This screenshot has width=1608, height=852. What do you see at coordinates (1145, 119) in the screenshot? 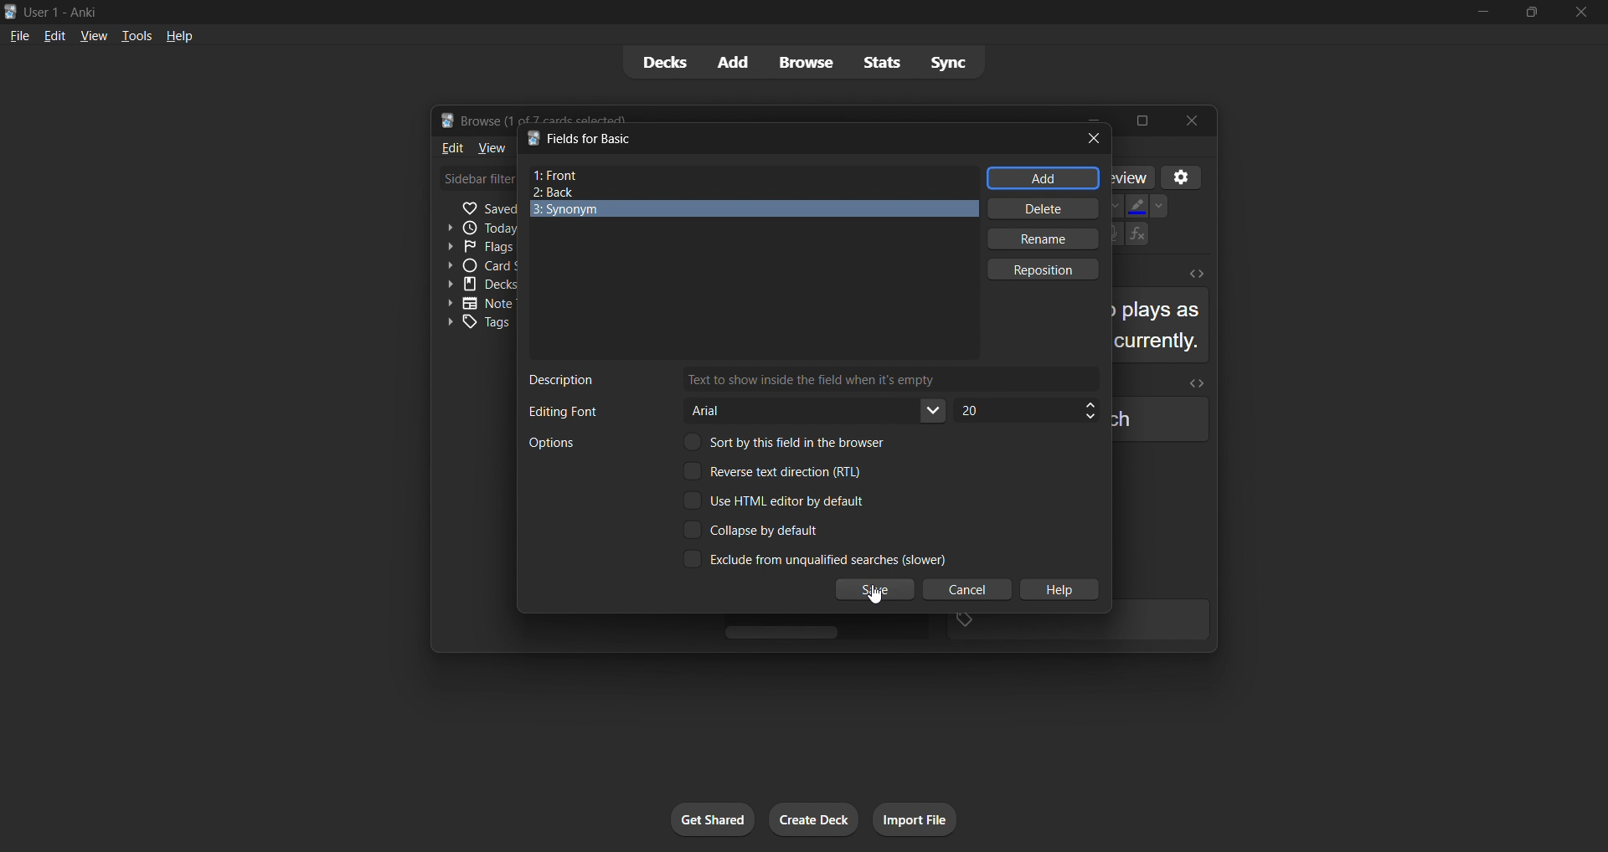
I see `Maximize` at bounding box center [1145, 119].